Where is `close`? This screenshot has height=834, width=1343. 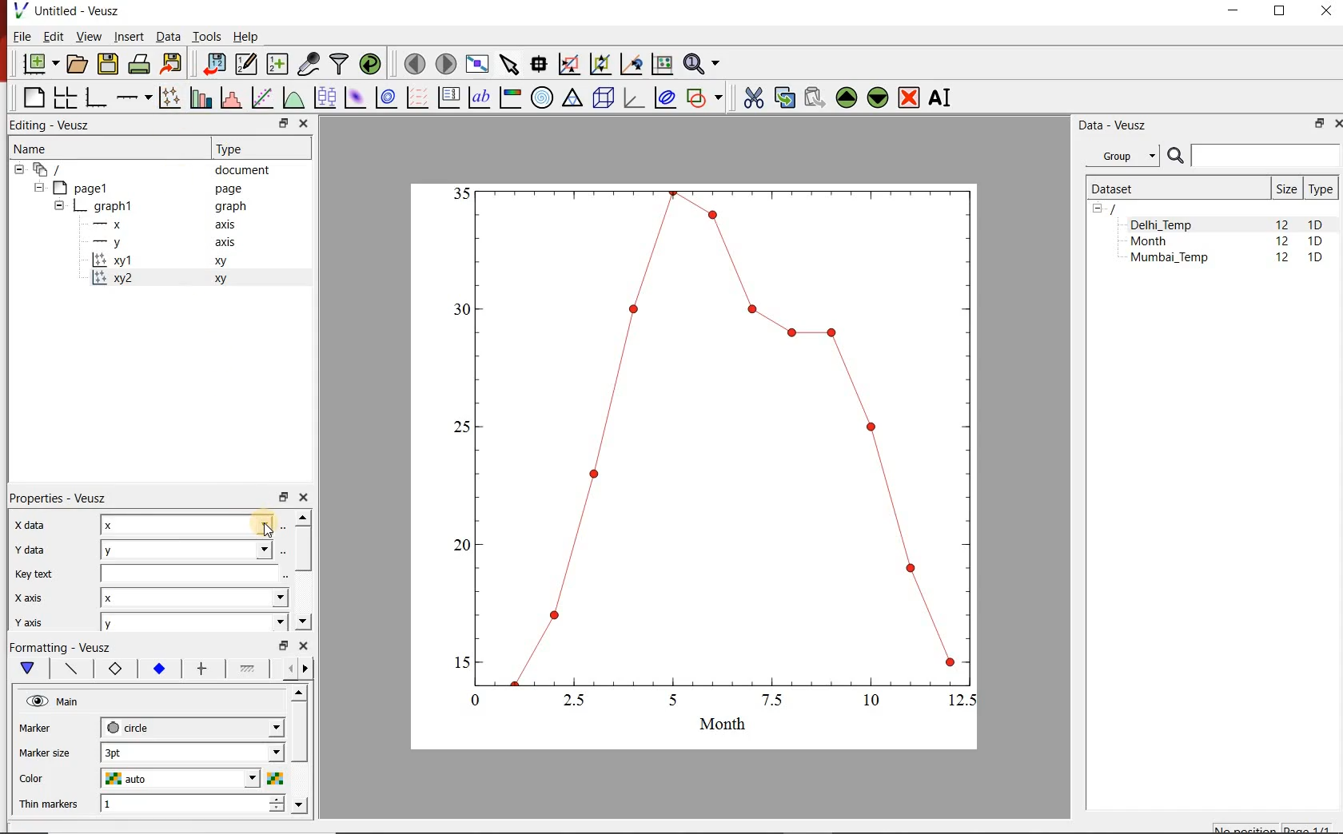
close is located at coordinates (302, 125).